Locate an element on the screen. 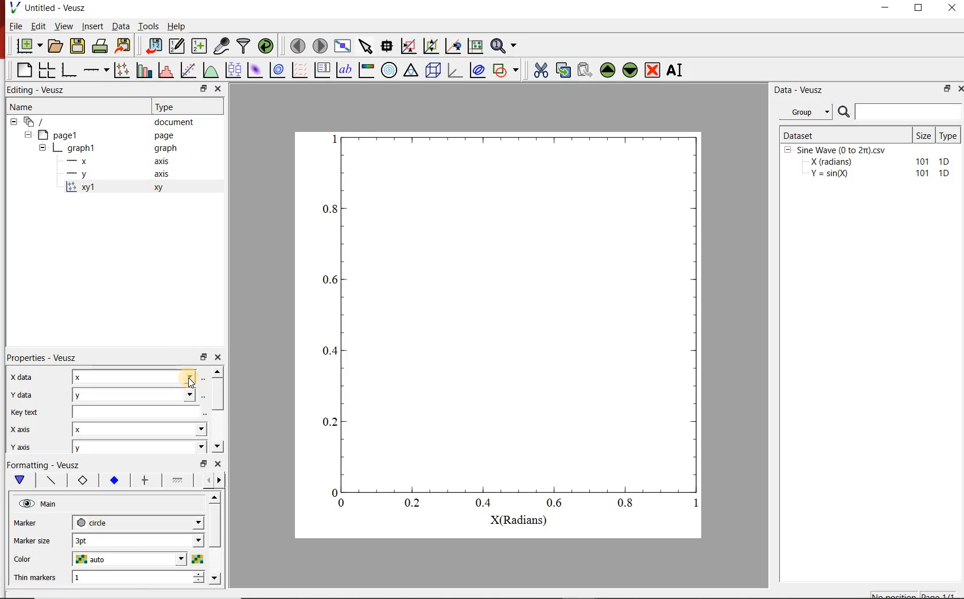 The image size is (964, 599). rename is located at coordinates (677, 71).